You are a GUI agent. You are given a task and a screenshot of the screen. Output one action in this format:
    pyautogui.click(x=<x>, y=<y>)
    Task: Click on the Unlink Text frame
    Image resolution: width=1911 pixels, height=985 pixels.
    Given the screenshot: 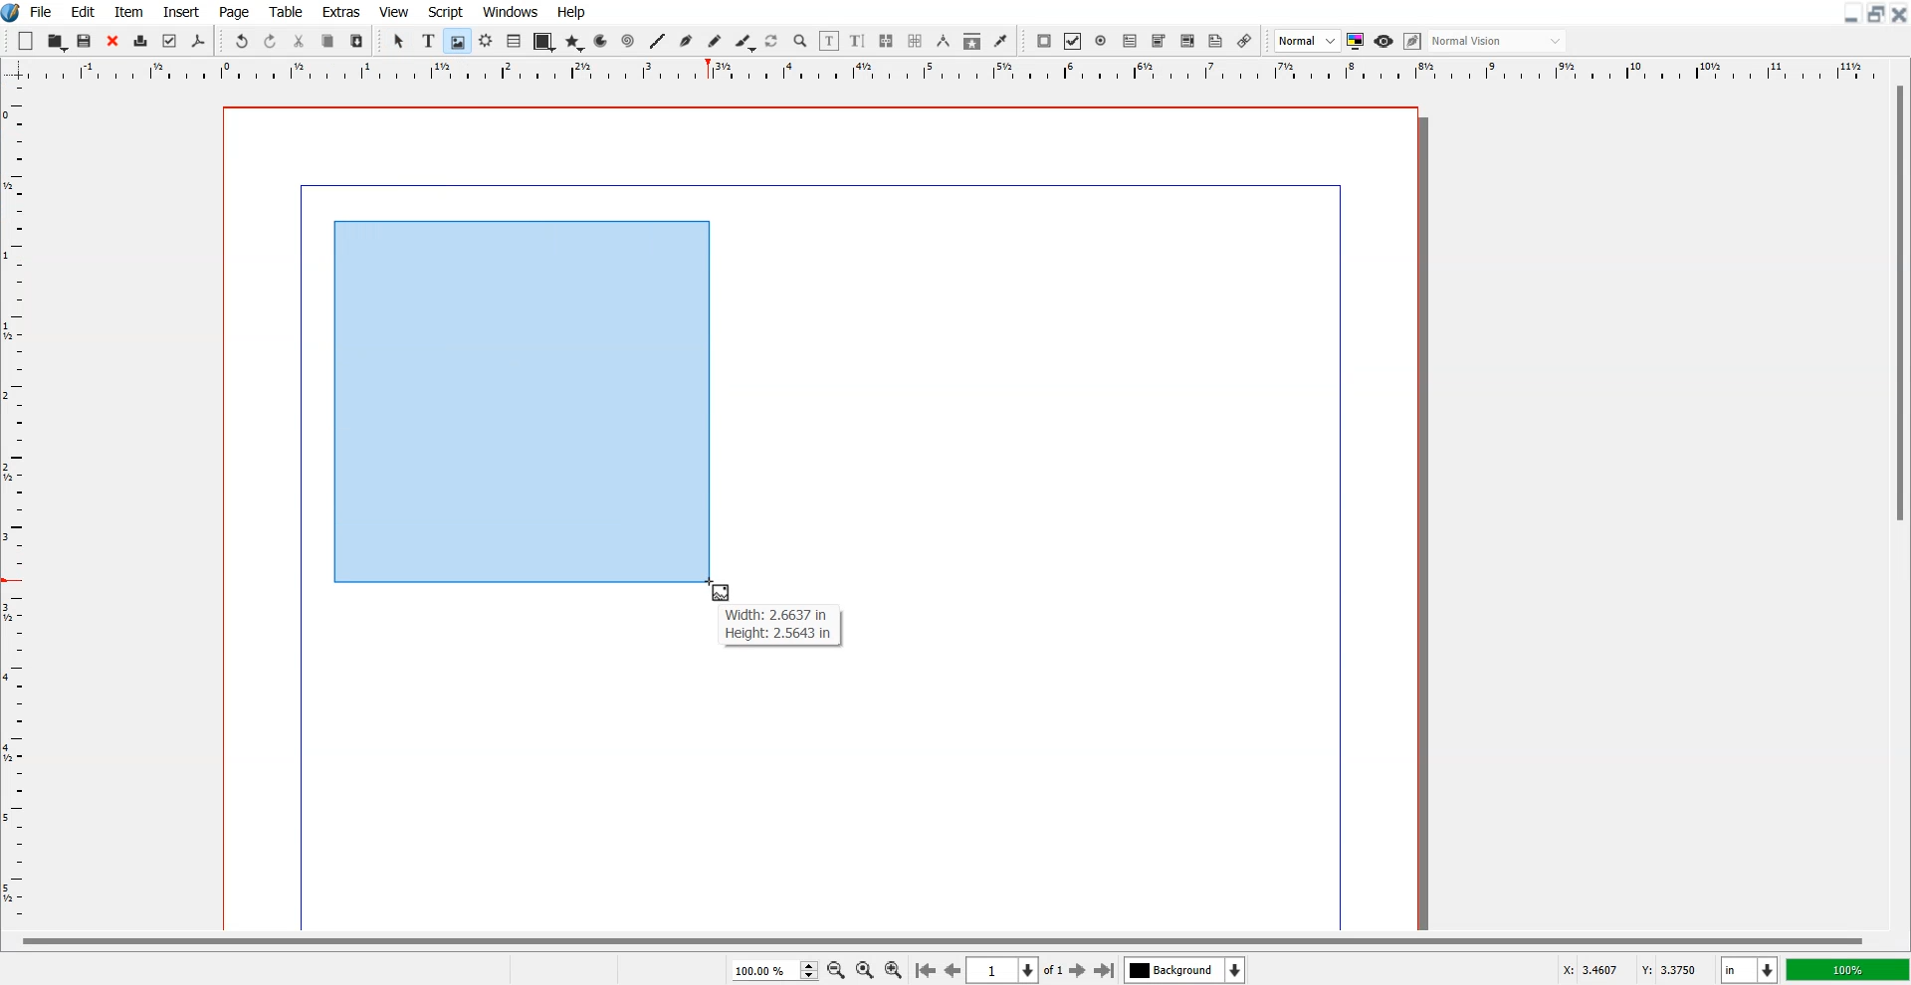 What is the action you would take?
    pyautogui.click(x=916, y=41)
    